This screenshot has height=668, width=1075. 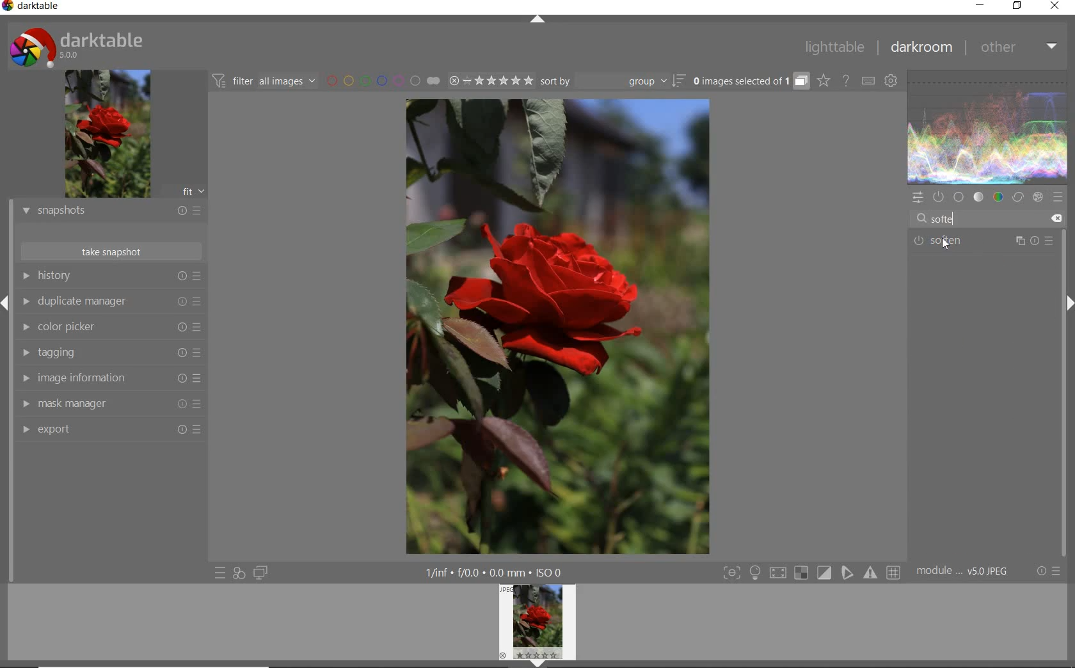 I want to click on restore, so click(x=1019, y=8).